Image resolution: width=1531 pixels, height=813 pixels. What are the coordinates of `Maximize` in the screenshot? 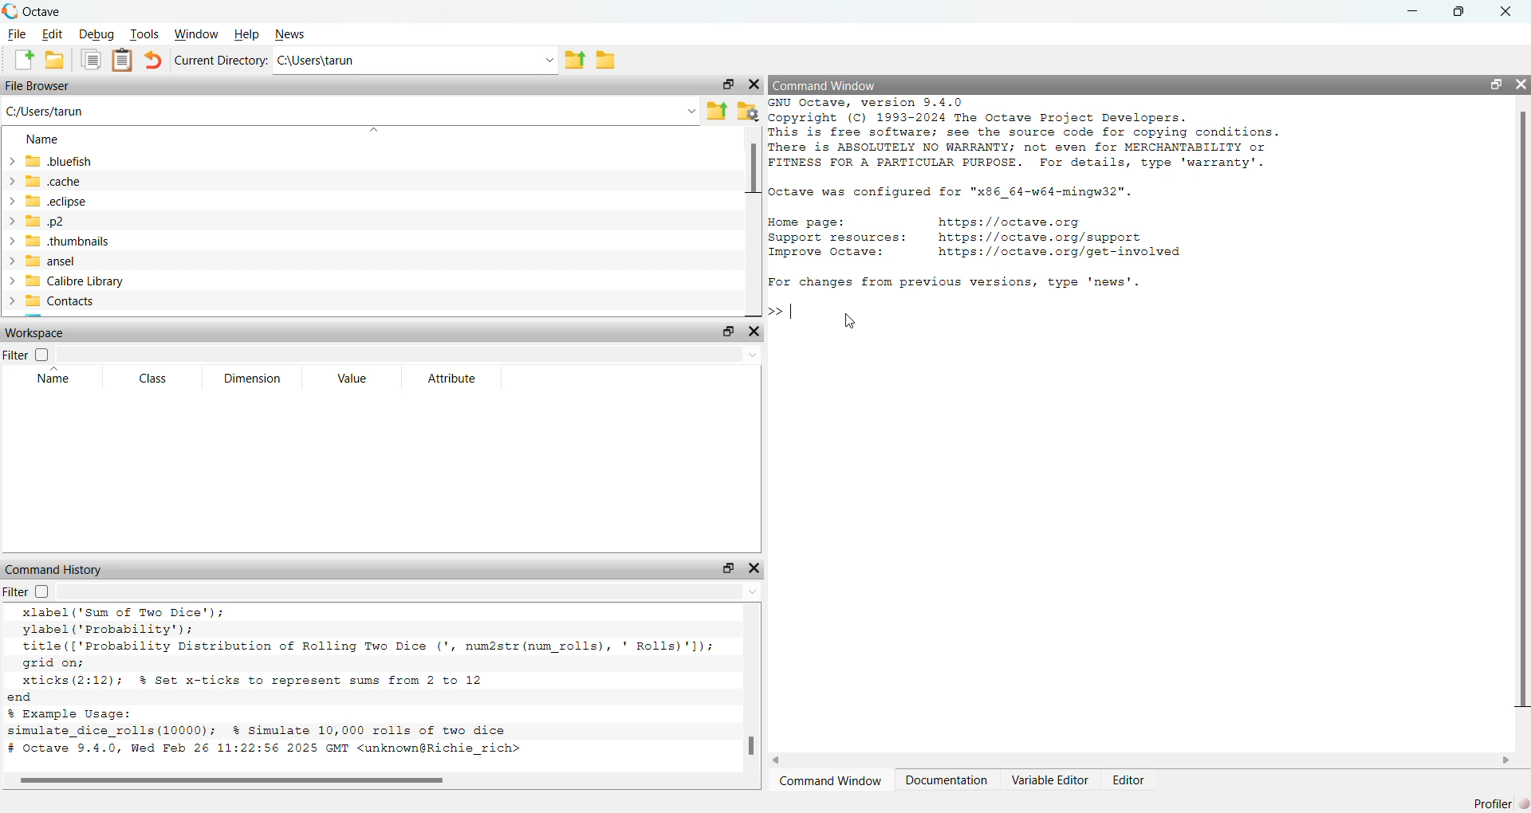 It's located at (1494, 85).